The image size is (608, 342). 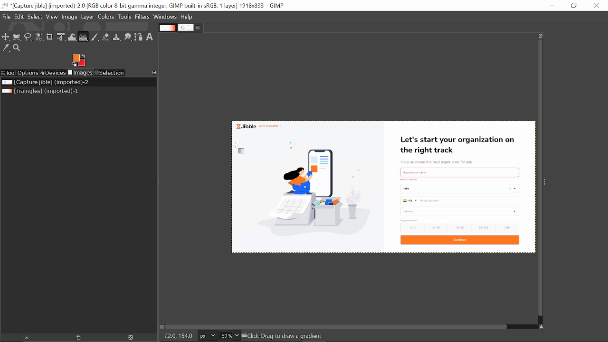 What do you see at coordinates (182, 335) in the screenshot?
I see `22.0 154.0` at bounding box center [182, 335].